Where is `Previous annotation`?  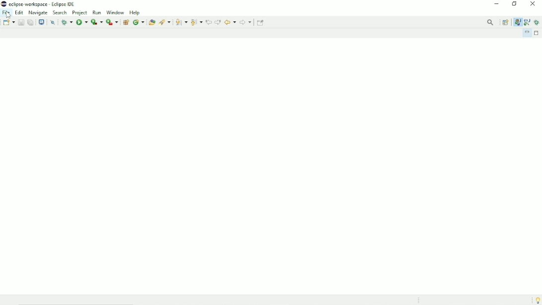 Previous annotation is located at coordinates (196, 22).